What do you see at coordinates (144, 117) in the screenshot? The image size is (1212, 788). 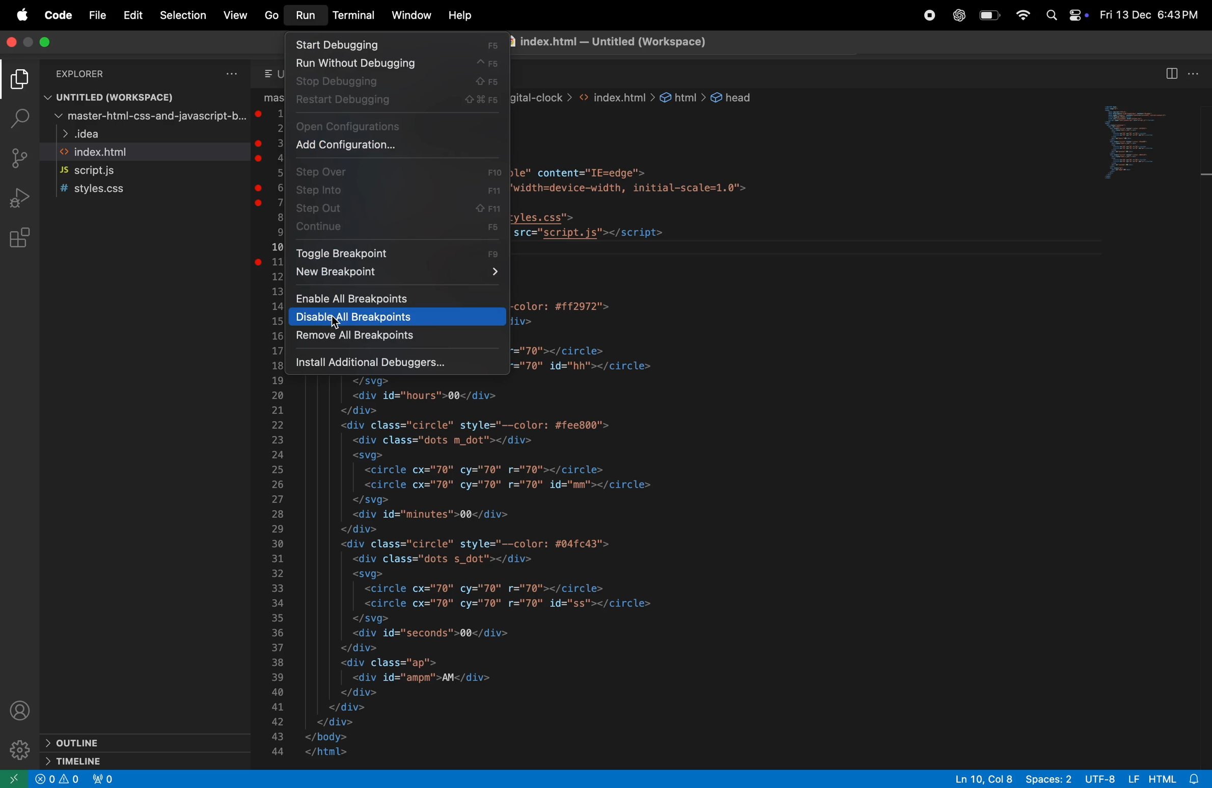 I see `master -css htm java script` at bounding box center [144, 117].